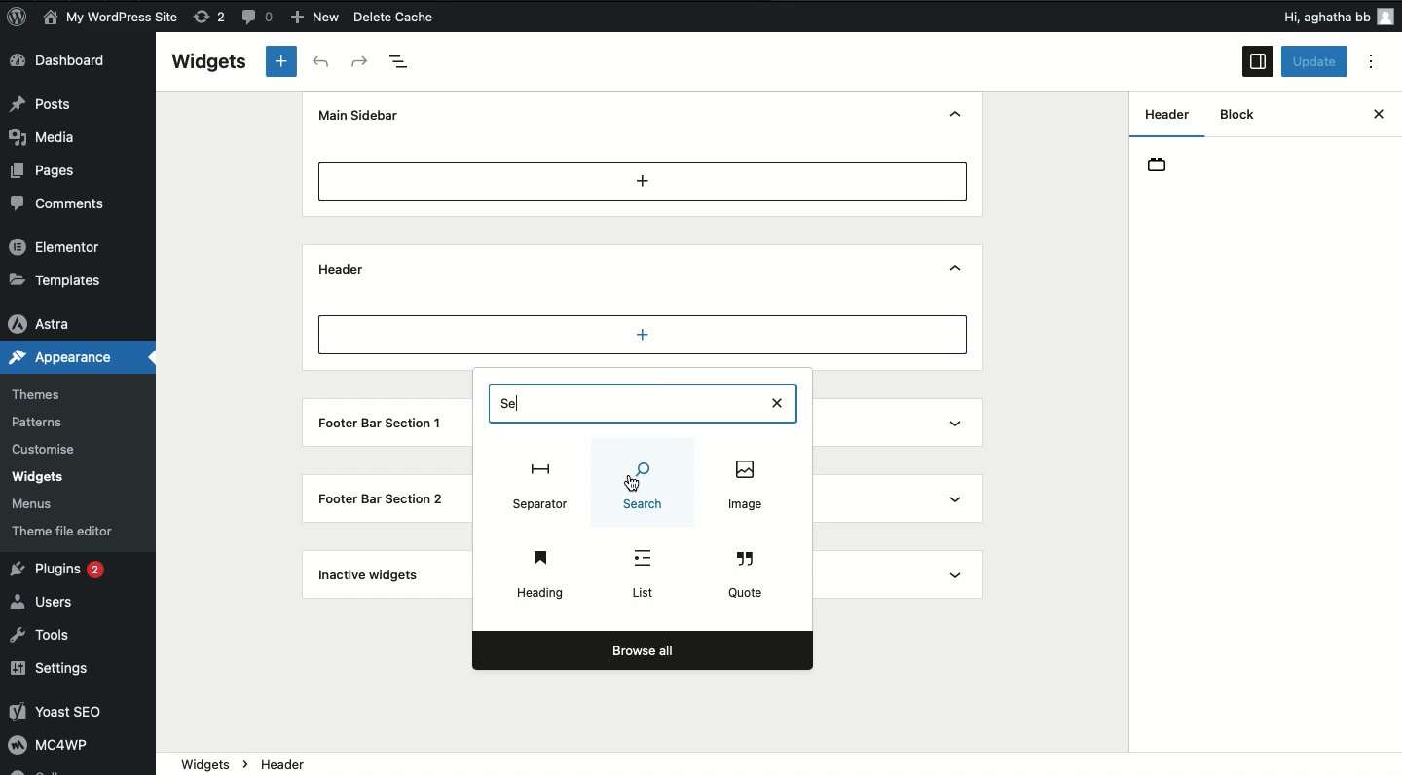 This screenshot has height=775, width=1402. I want to click on Latest posts, so click(744, 486).